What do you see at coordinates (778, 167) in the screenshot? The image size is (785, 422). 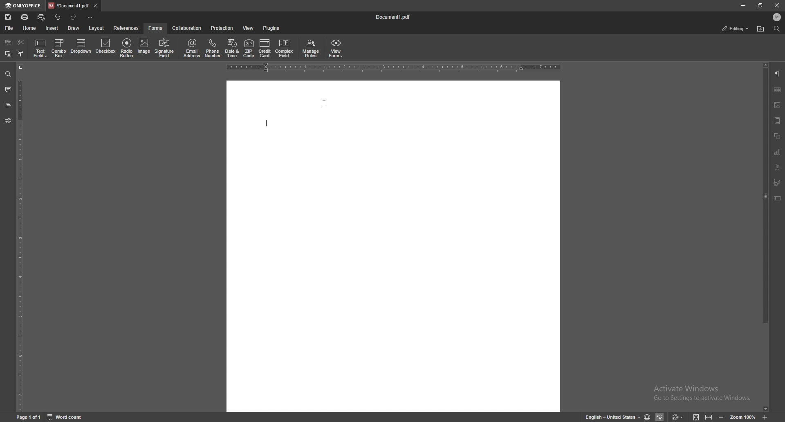 I see `text art` at bounding box center [778, 167].